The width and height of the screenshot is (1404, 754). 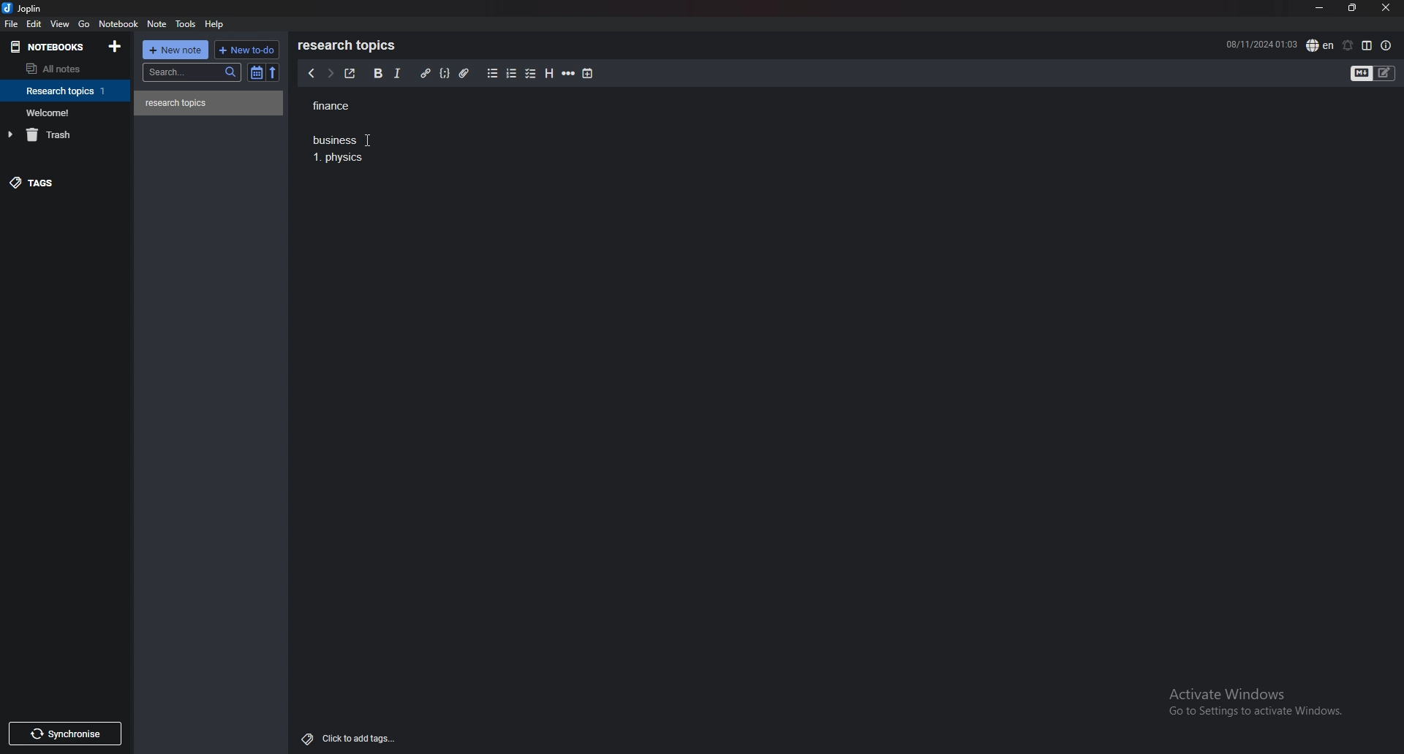 I want to click on add notebook, so click(x=114, y=46).